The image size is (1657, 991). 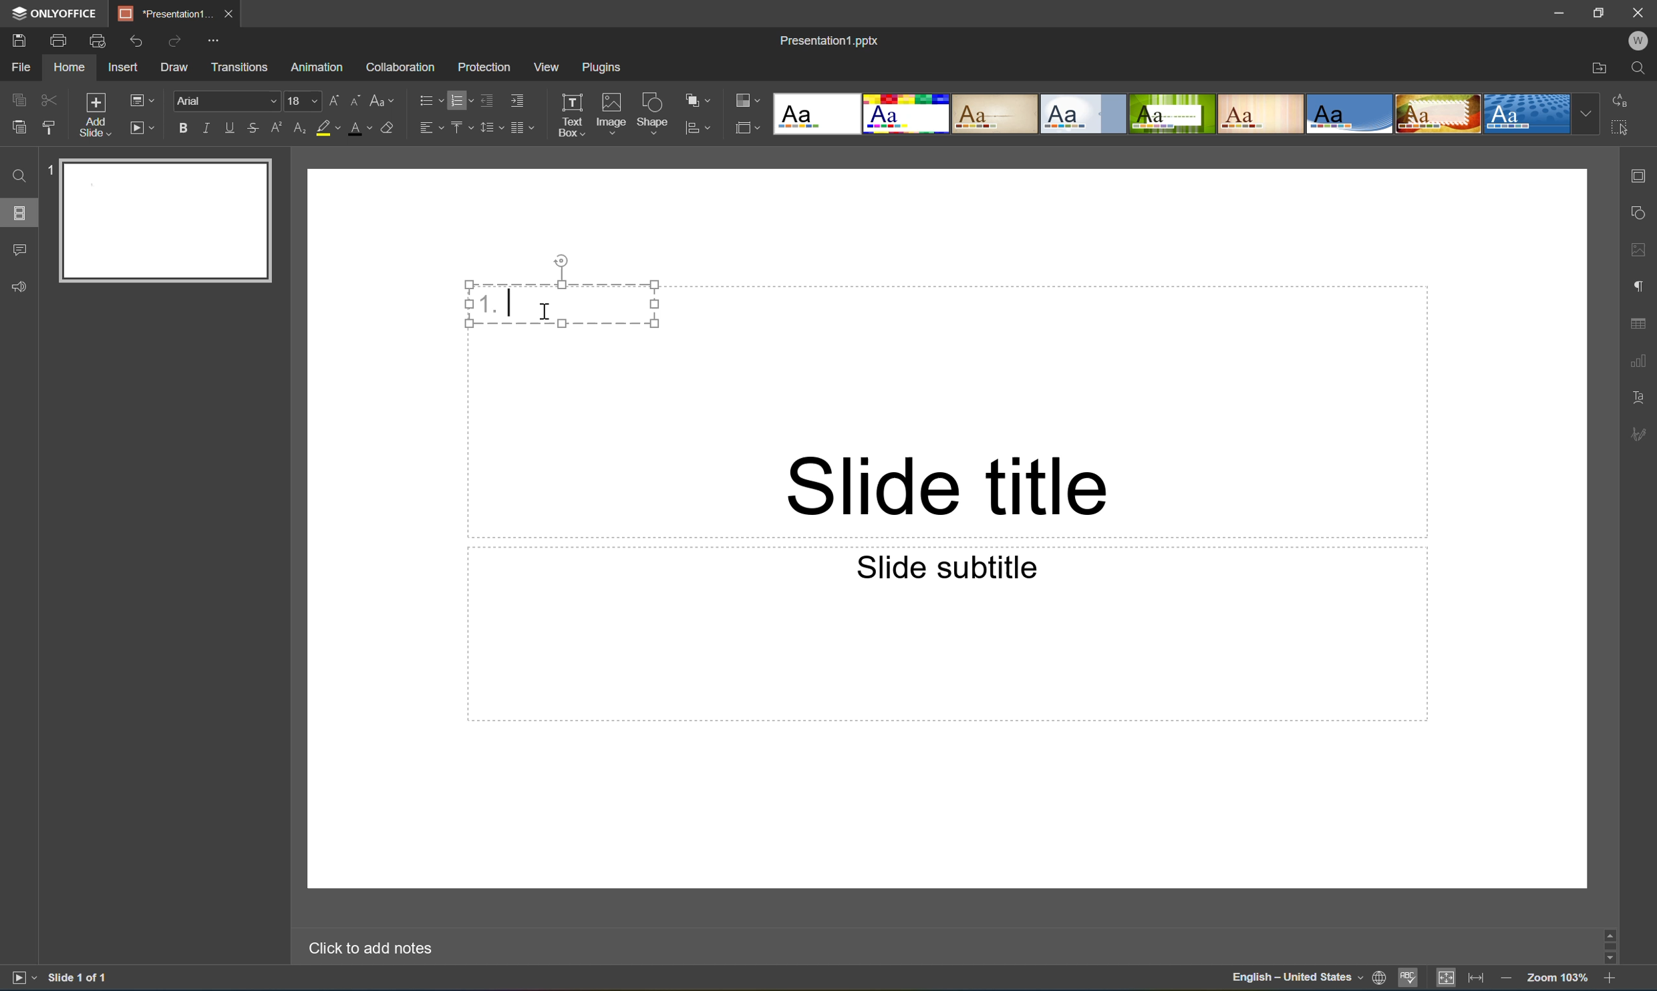 I want to click on Find, so click(x=1640, y=67).